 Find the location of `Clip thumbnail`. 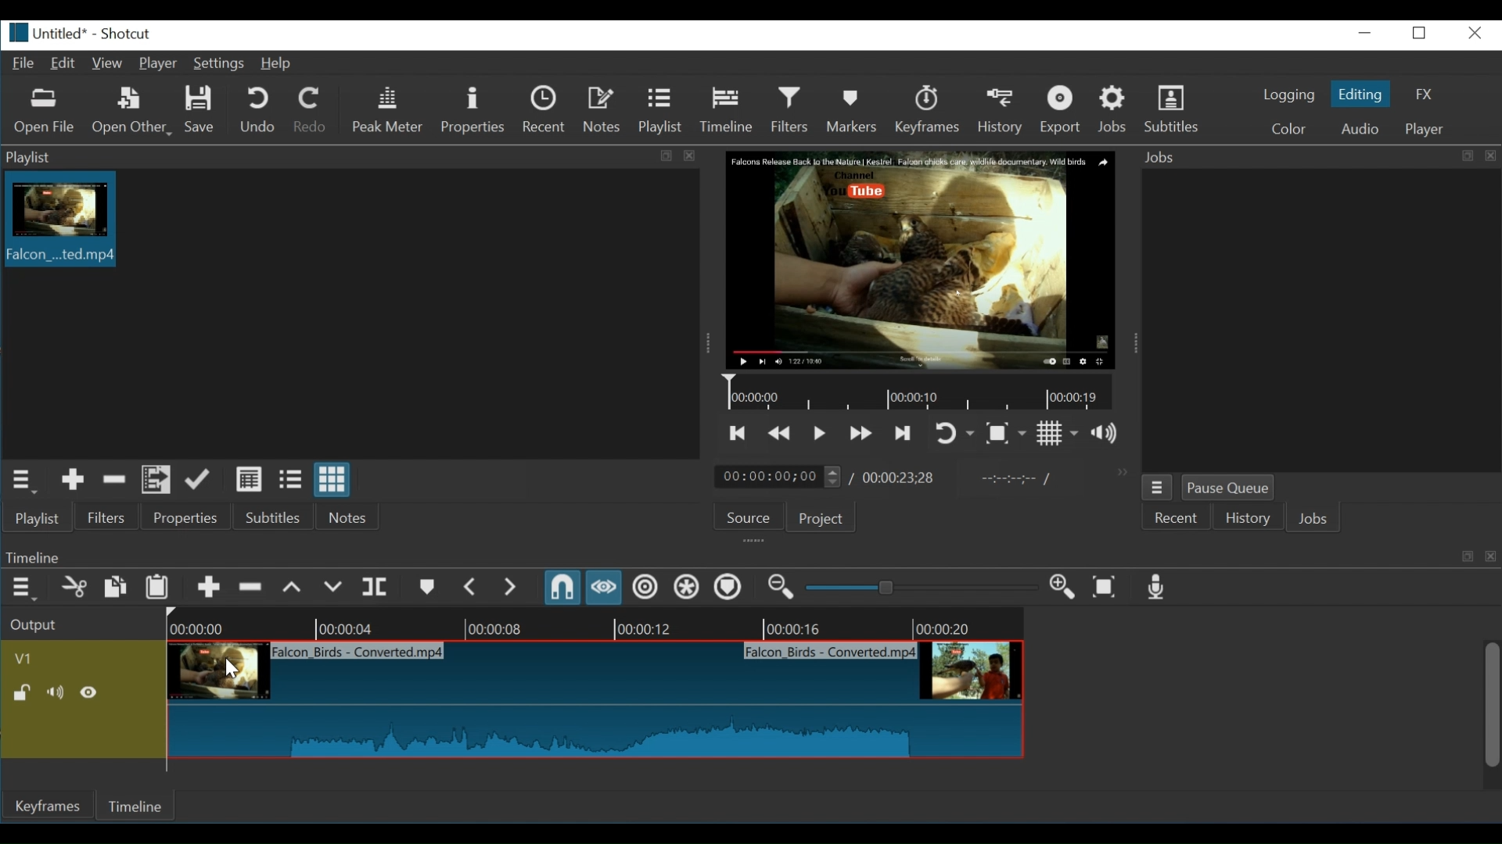

Clip thumbnail is located at coordinates (59, 220).